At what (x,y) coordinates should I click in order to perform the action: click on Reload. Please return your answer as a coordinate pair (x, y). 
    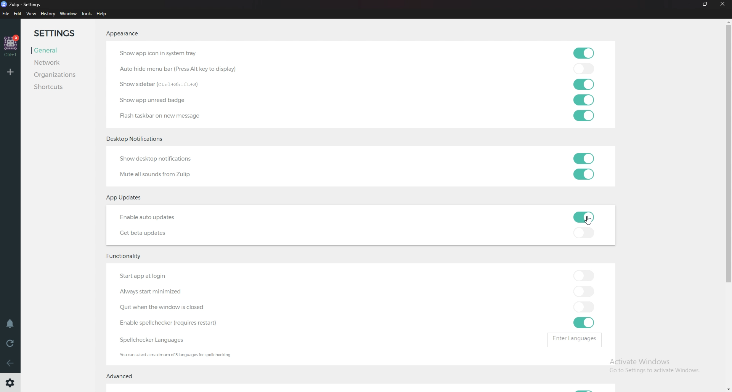
    Looking at the image, I should click on (11, 343).